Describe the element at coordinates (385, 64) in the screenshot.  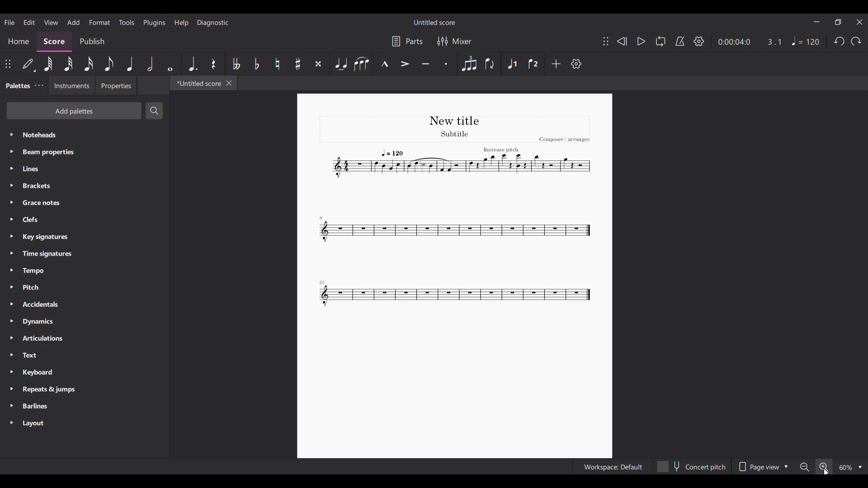
I see `Marcato` at that location.